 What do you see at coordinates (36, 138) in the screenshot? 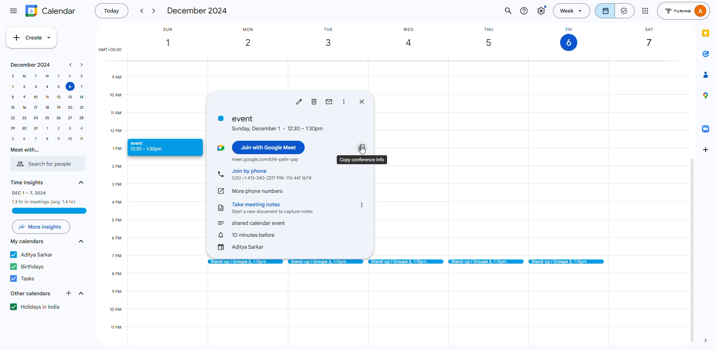
I see `7` at bounding box center [36, 138].